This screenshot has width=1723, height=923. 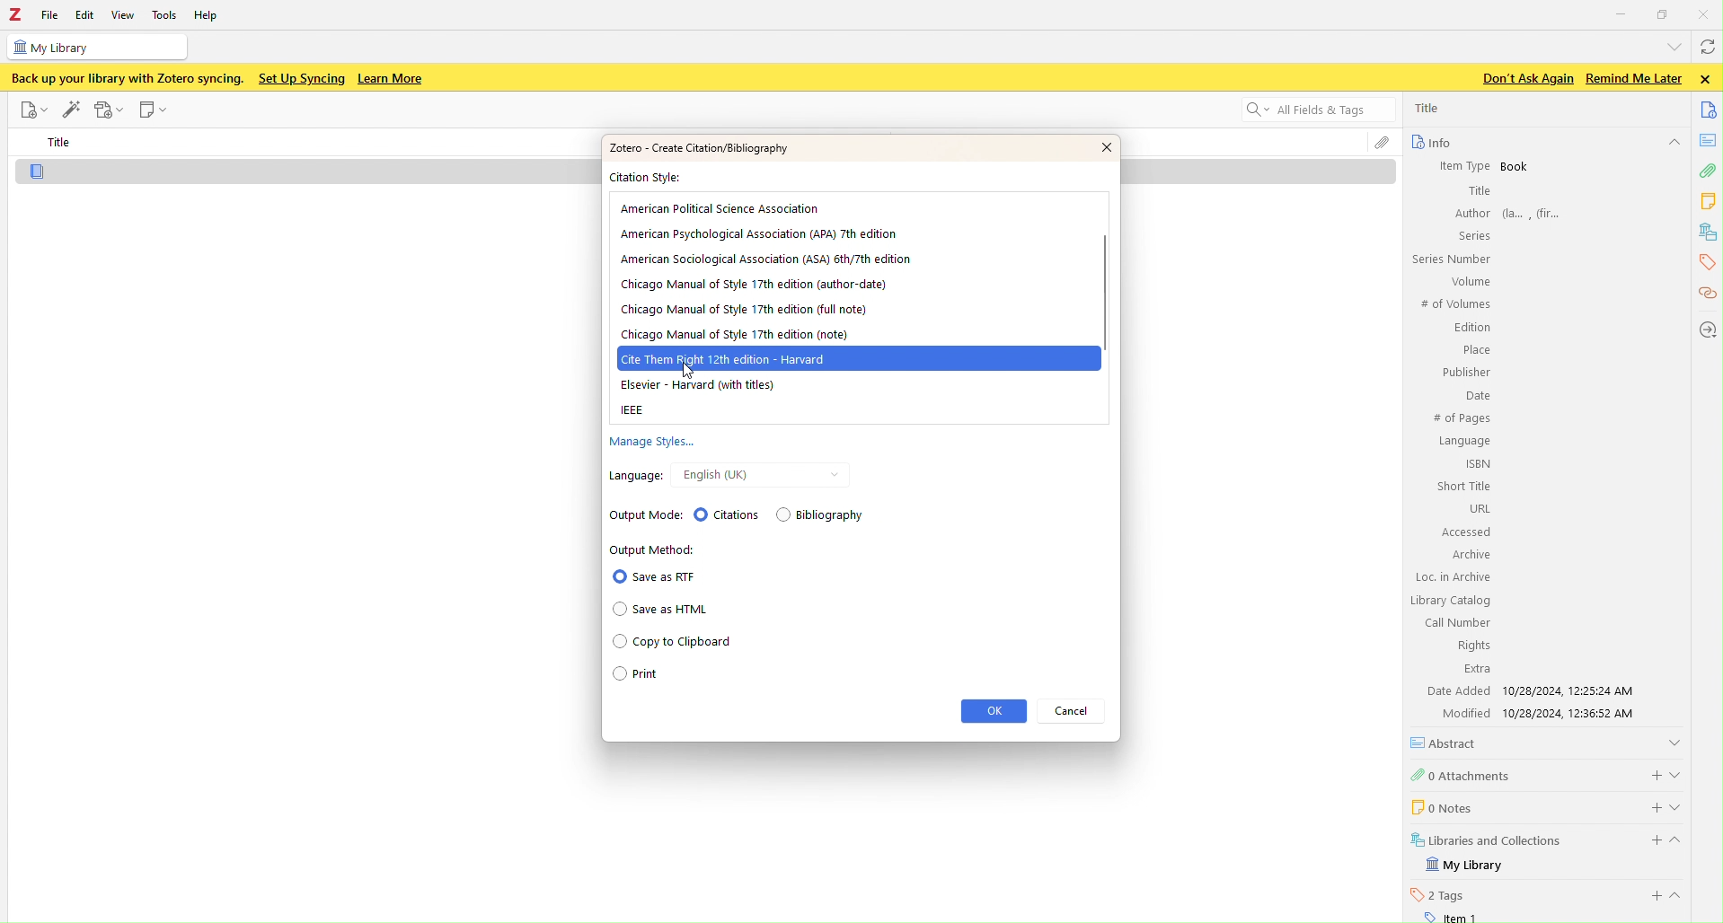 I want to click on add, so click(x=1646, y=805).